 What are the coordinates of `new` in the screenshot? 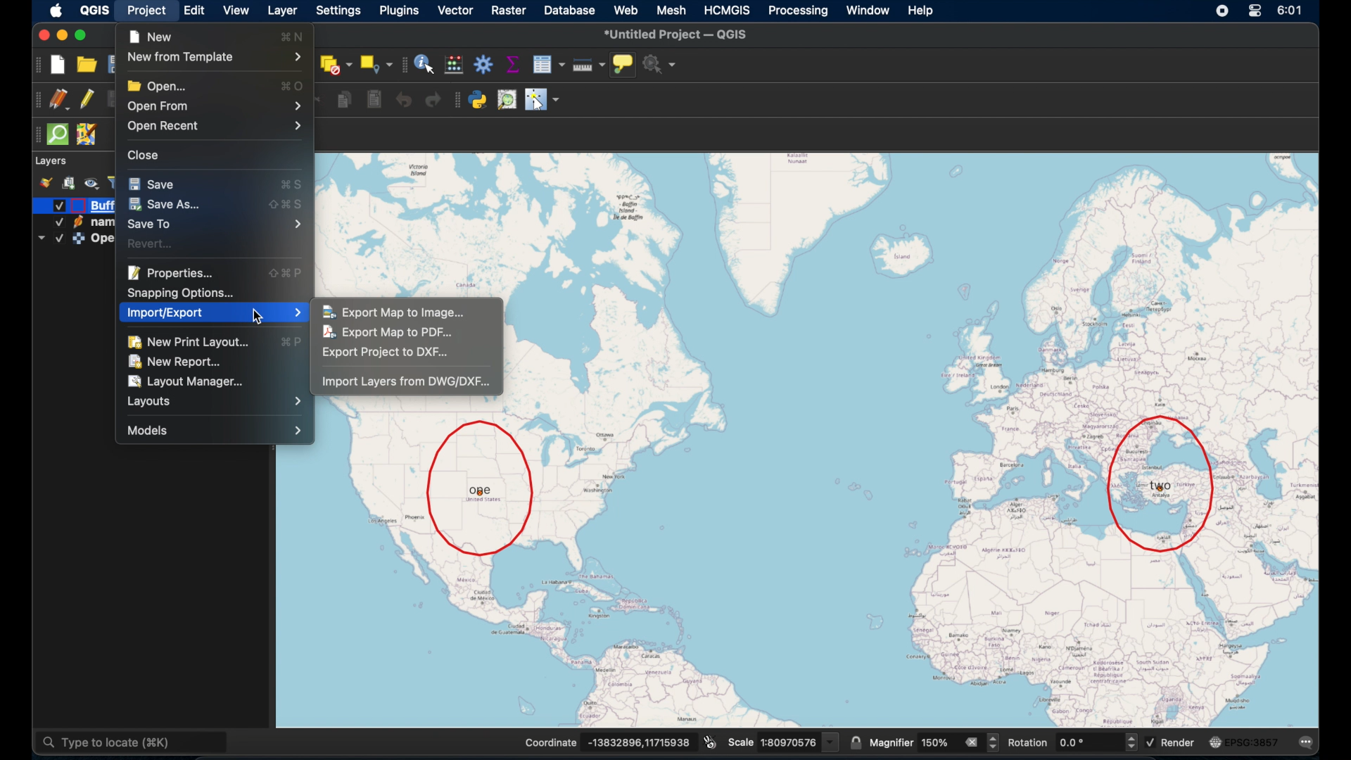 It's located at (151, 34).